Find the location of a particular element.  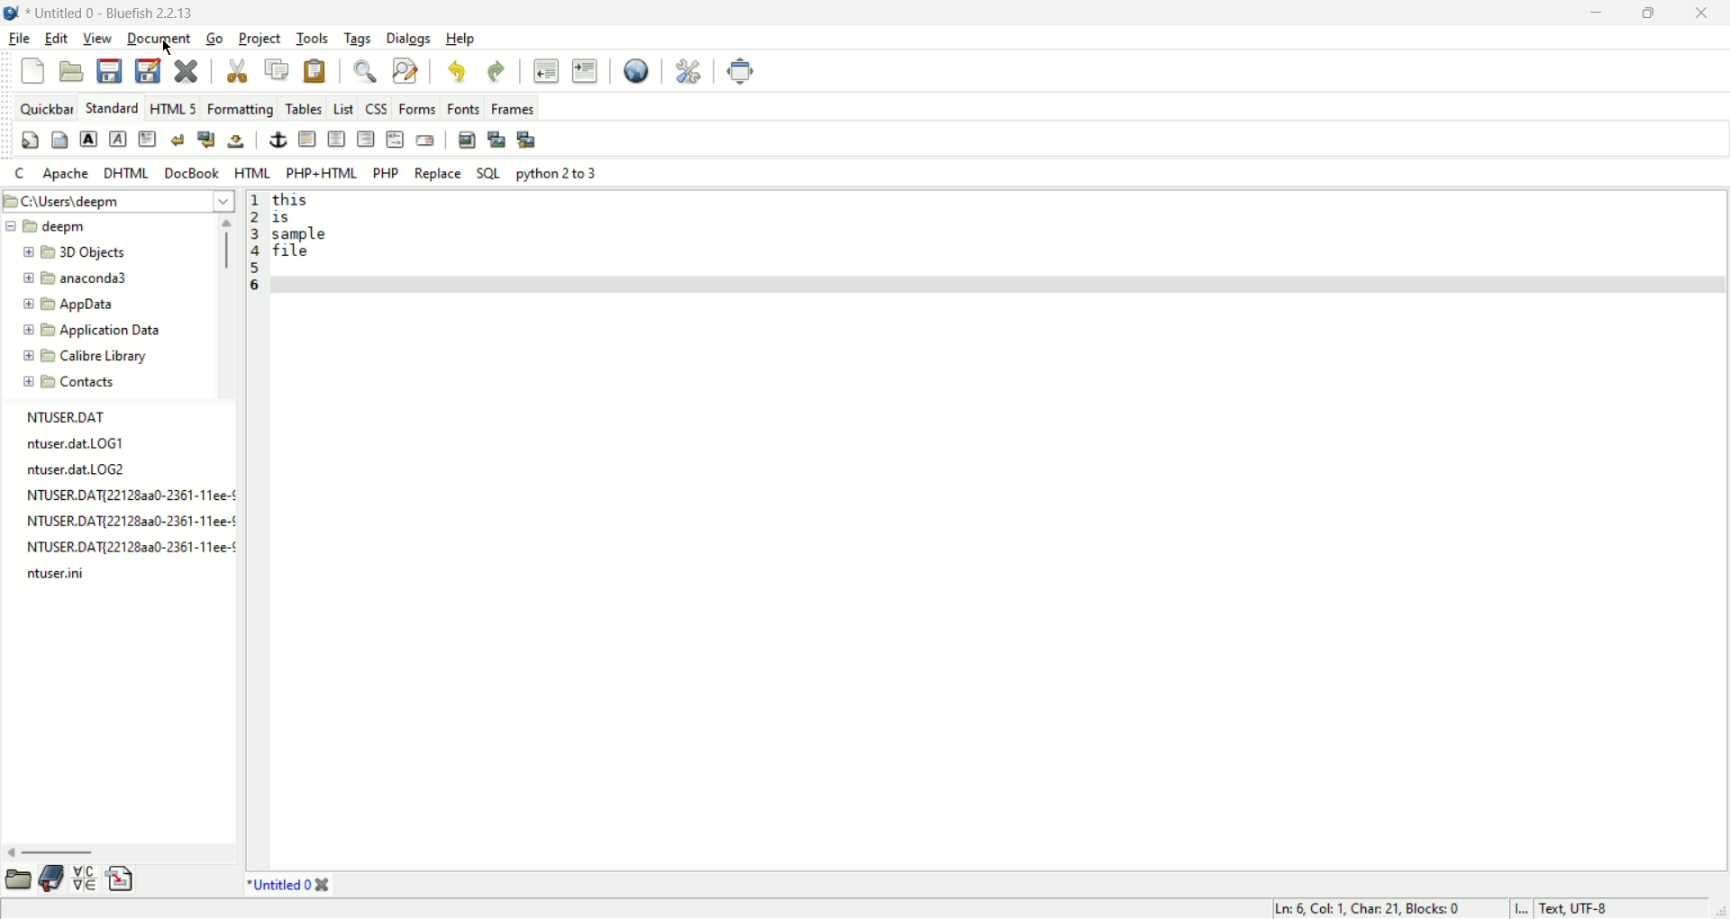

anchor is located at coordinates (277, 139).